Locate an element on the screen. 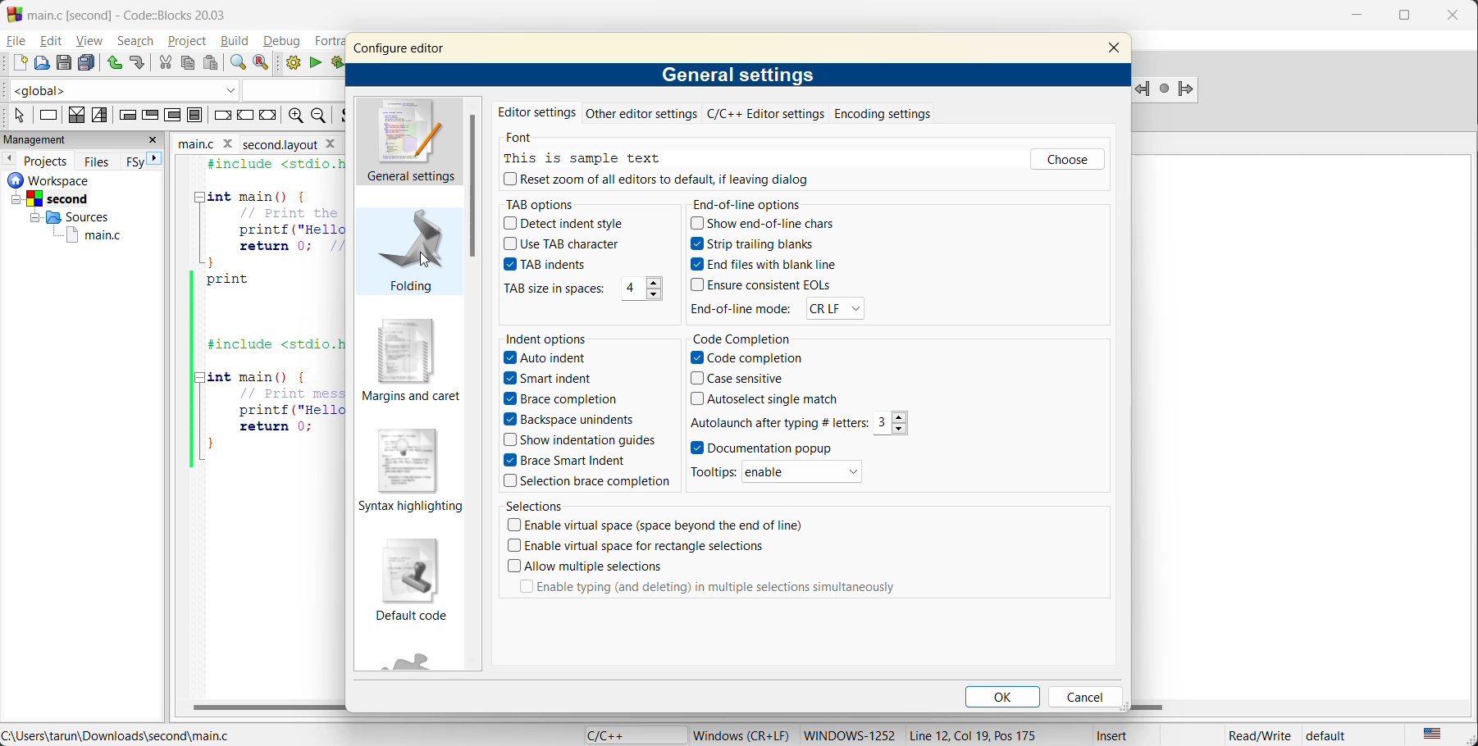 This screenshot has height=746, width=1478. run is located at coordinates (316, 62).